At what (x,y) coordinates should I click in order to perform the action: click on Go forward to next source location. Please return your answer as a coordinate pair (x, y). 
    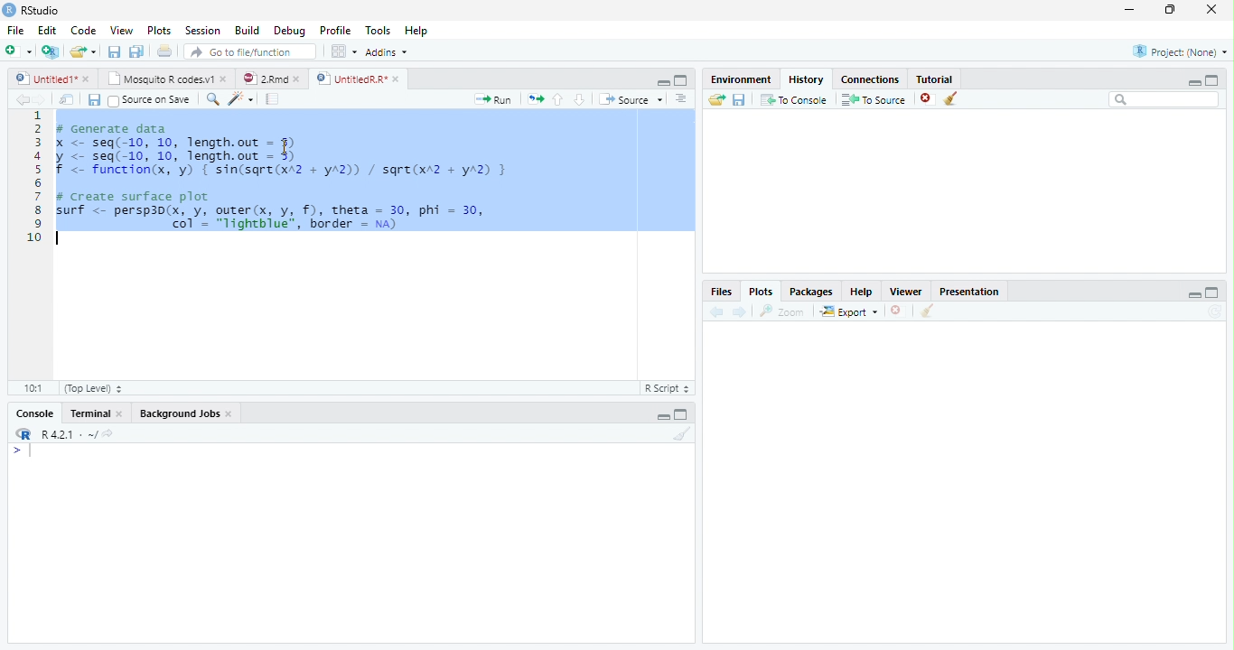
    Looking at the image, I should click on (41, 100).